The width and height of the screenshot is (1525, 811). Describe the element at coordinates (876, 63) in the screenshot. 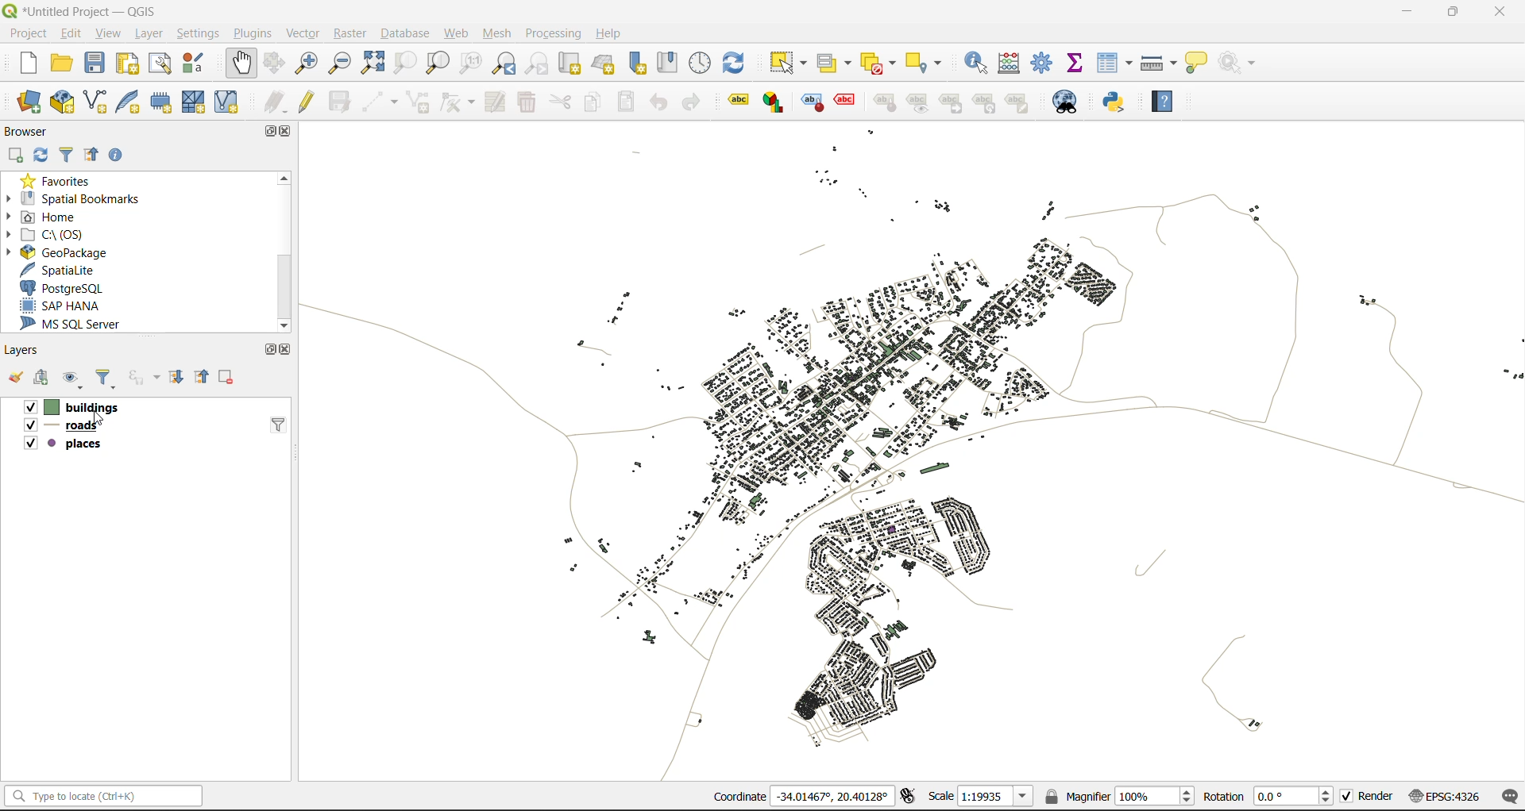

I see `deselect value` at that location.